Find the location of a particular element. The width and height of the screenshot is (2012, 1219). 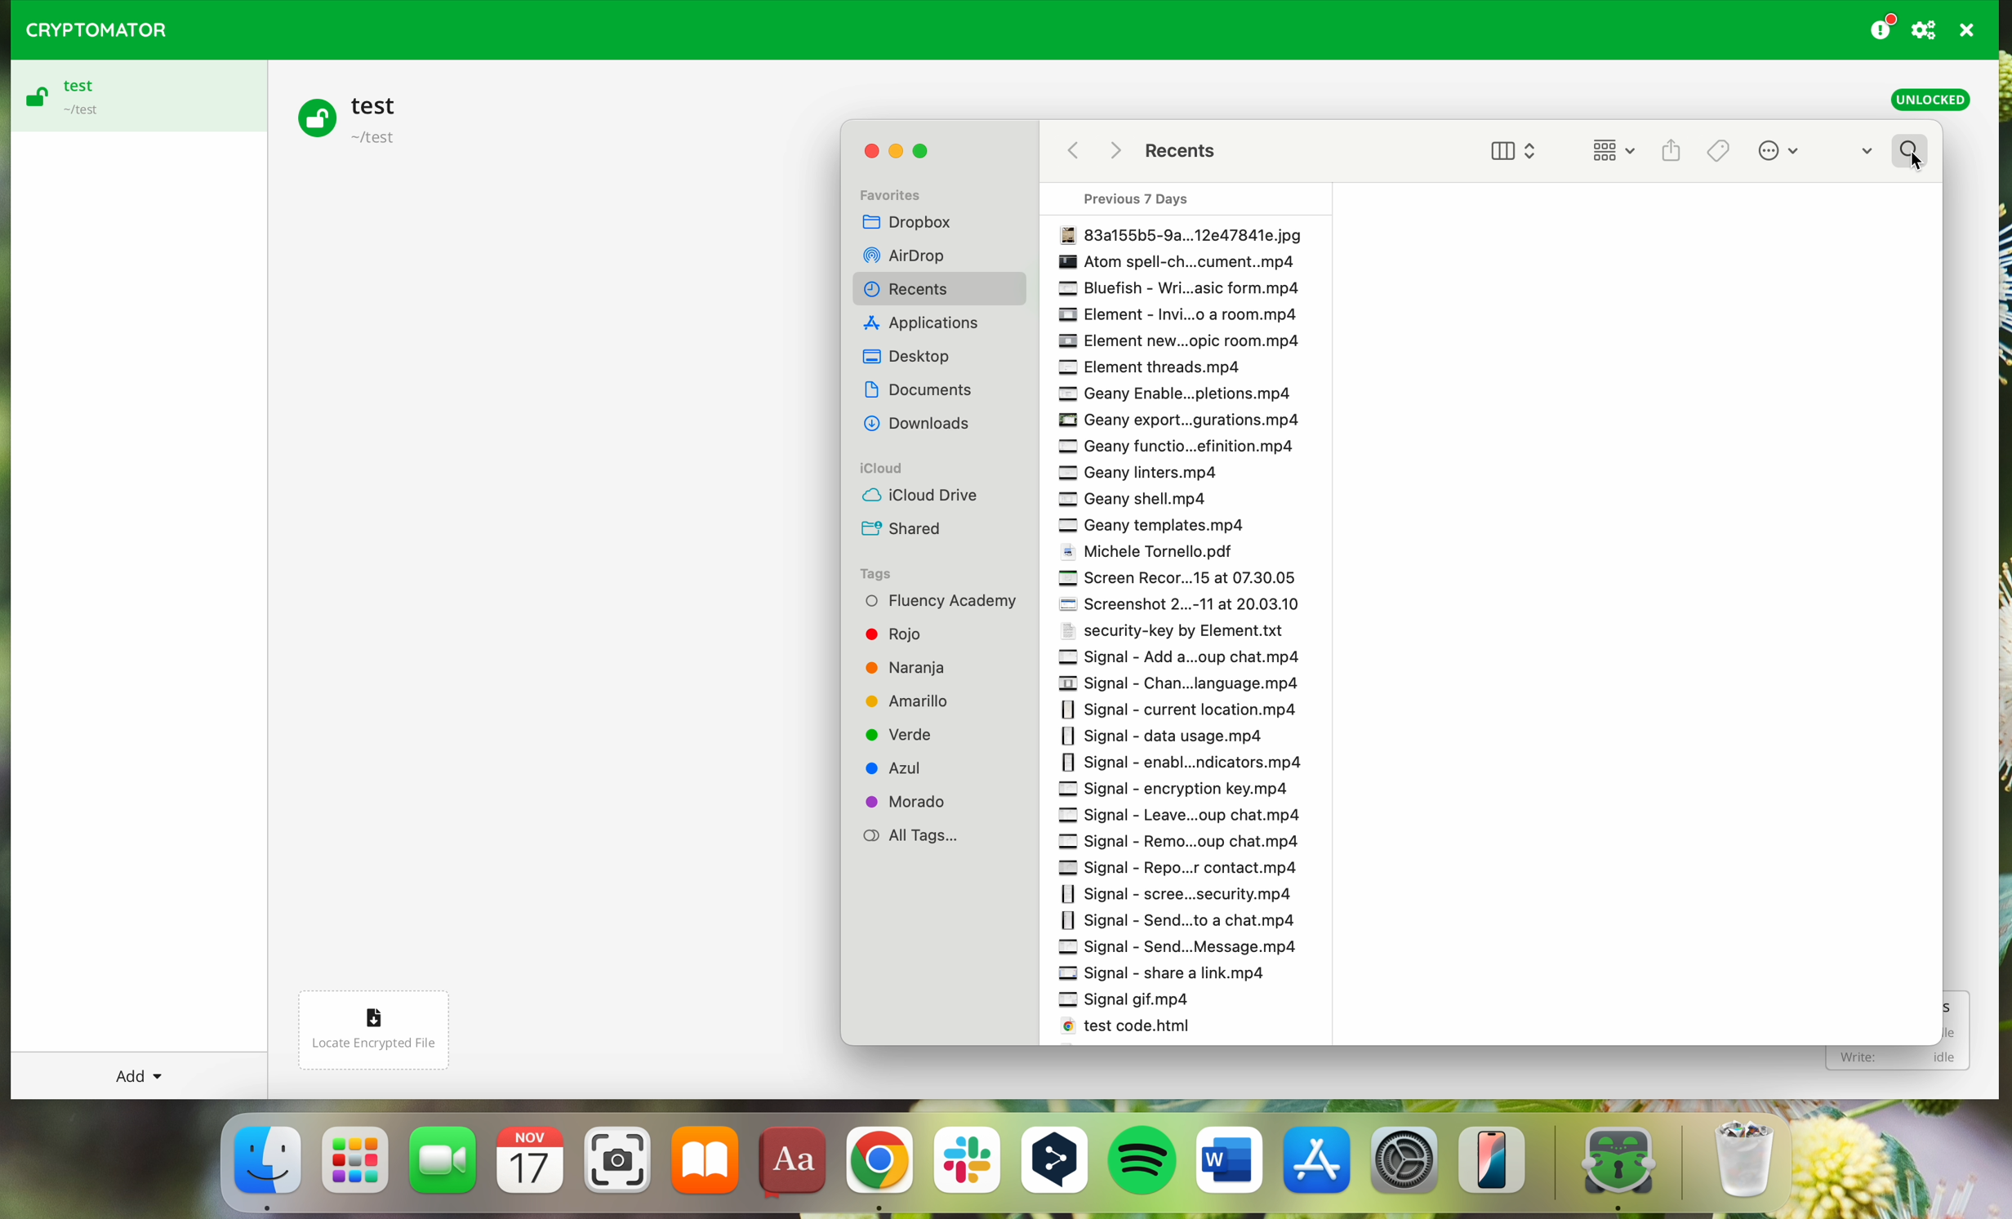

change item grouping is located at coordinates (1610, 144).